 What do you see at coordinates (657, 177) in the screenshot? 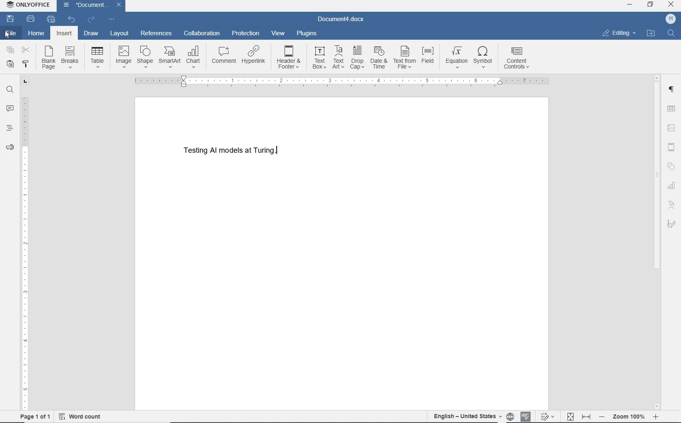
I see `srollbar` at bounding box center [657, 177].